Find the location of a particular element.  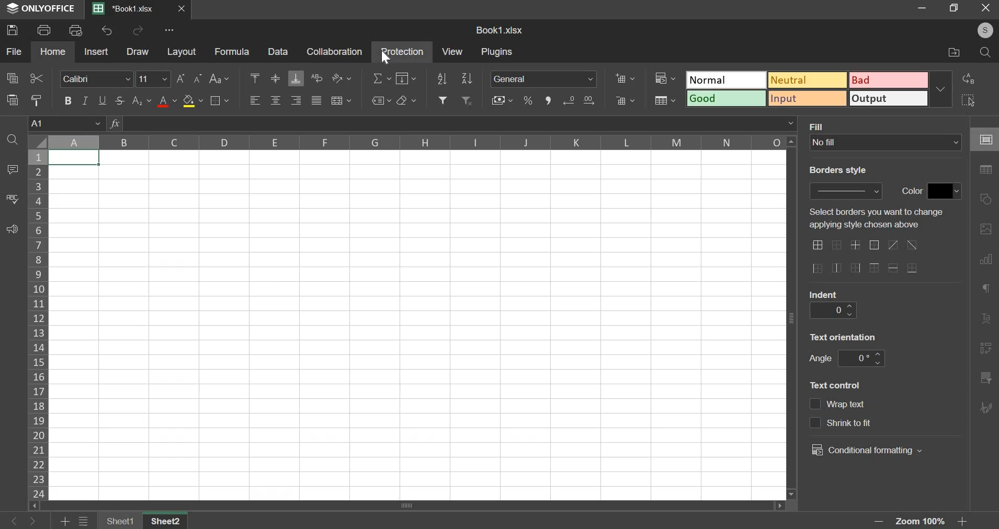

zoom out is located at coordinates (881, 521).